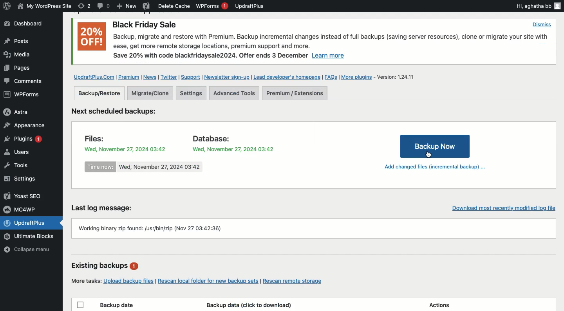  I want to click on Media, so click(18, 54).